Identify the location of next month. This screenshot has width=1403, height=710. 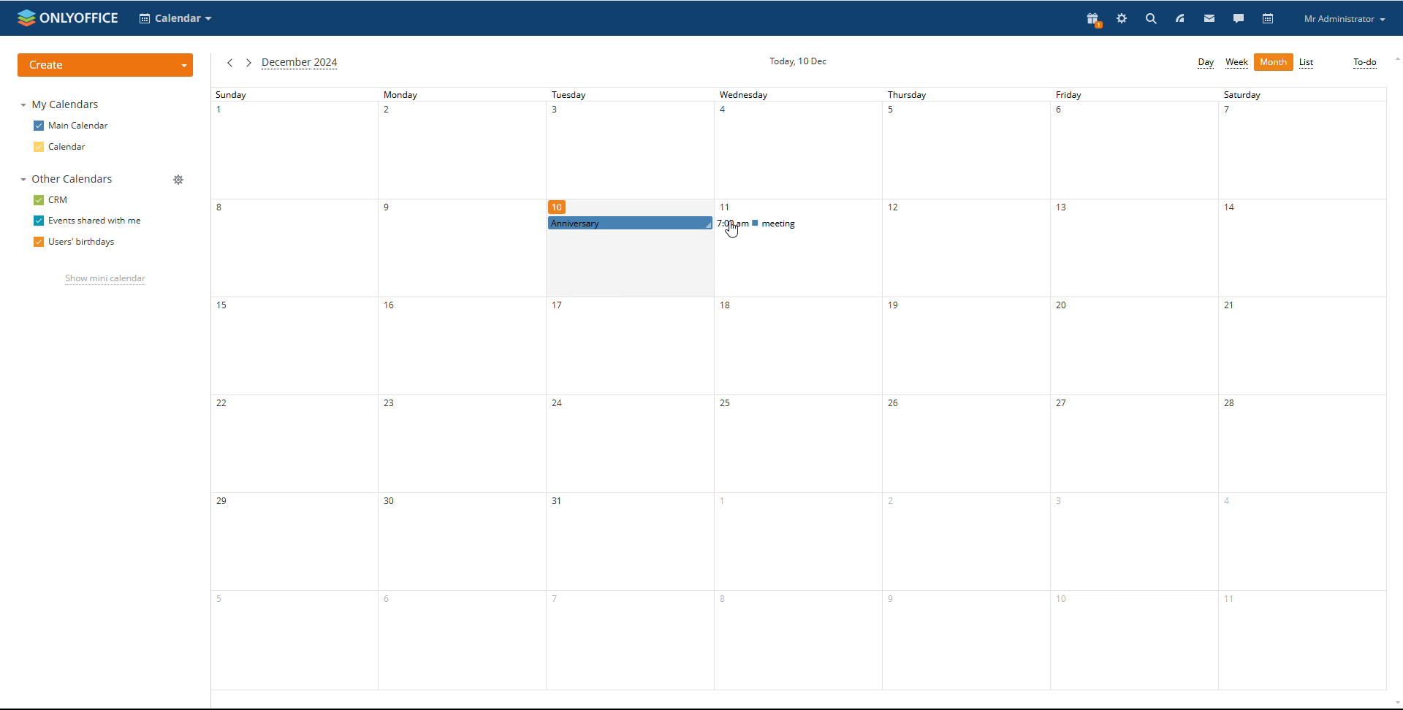
(248, 62).